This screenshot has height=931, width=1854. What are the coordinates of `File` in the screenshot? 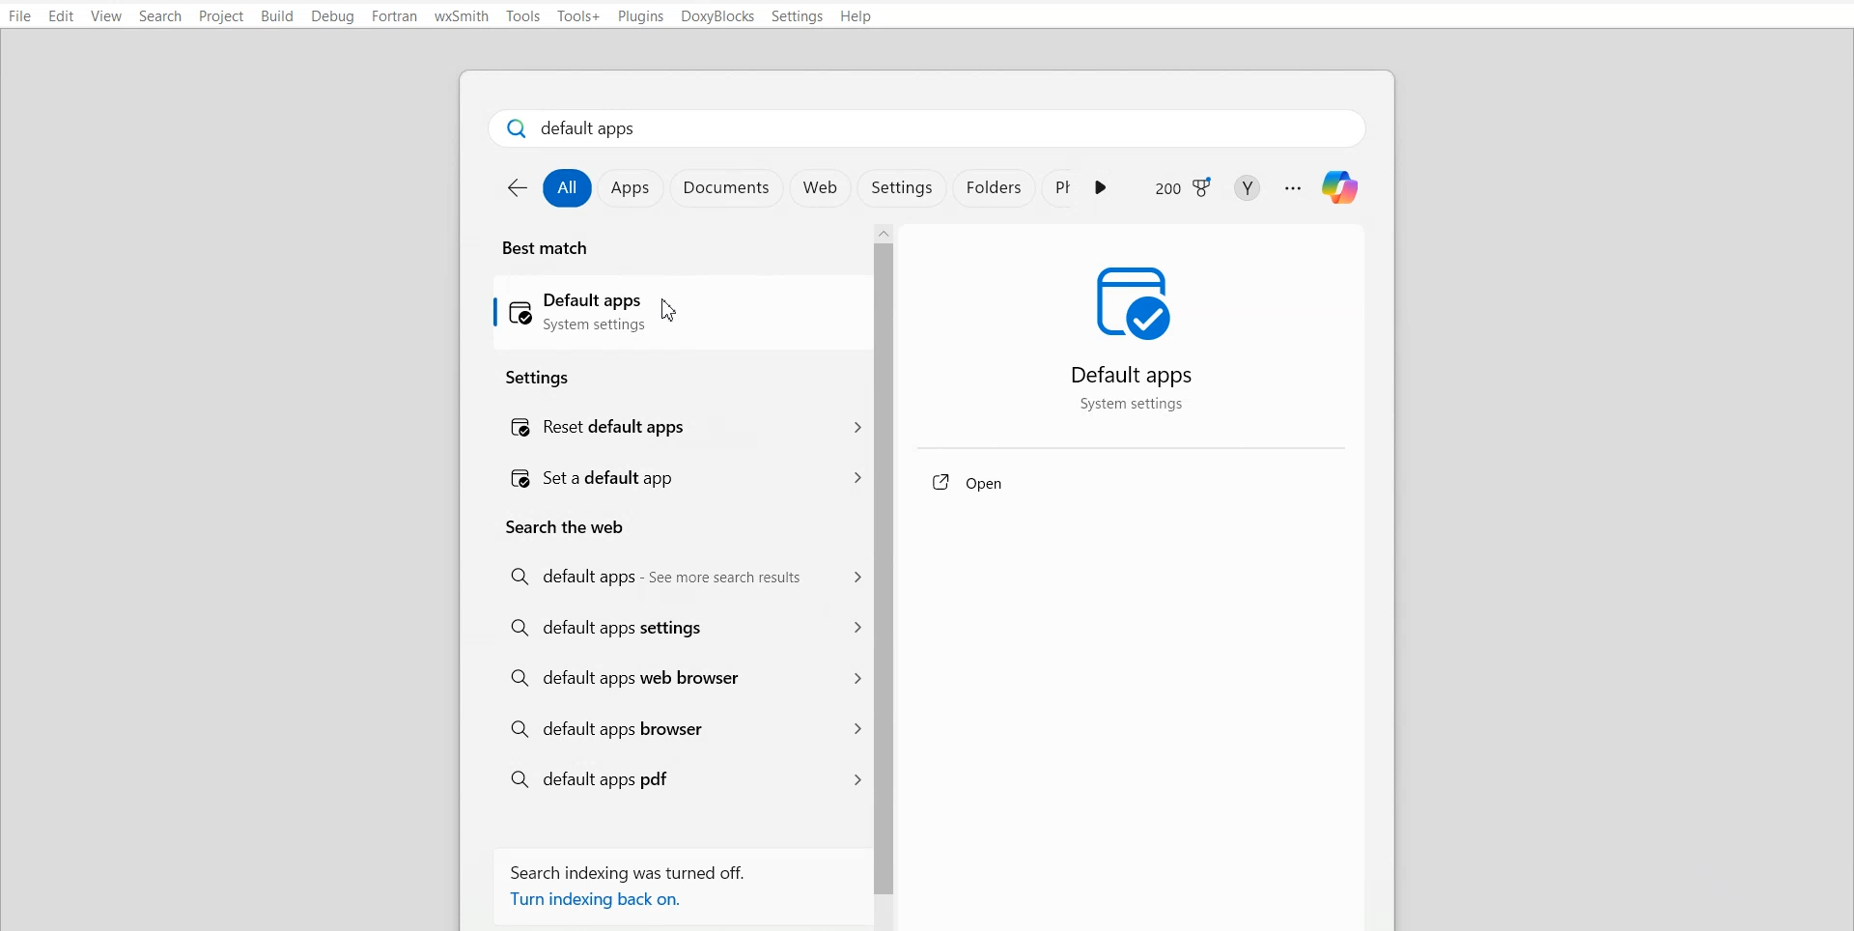 It's located at (20, 15).